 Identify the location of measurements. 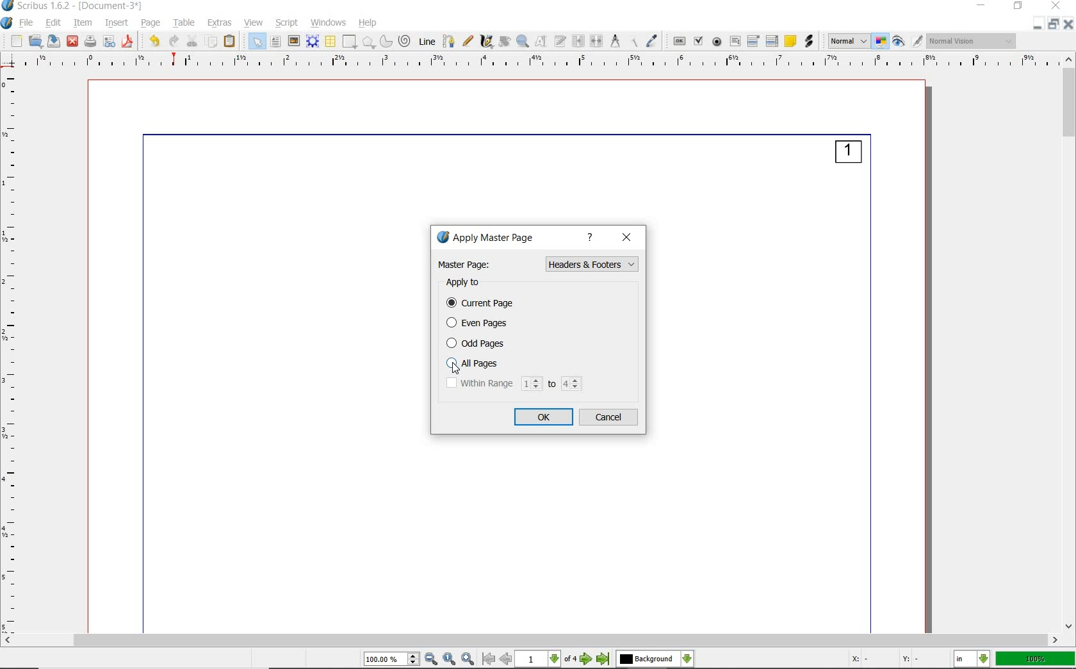
(615, 42).